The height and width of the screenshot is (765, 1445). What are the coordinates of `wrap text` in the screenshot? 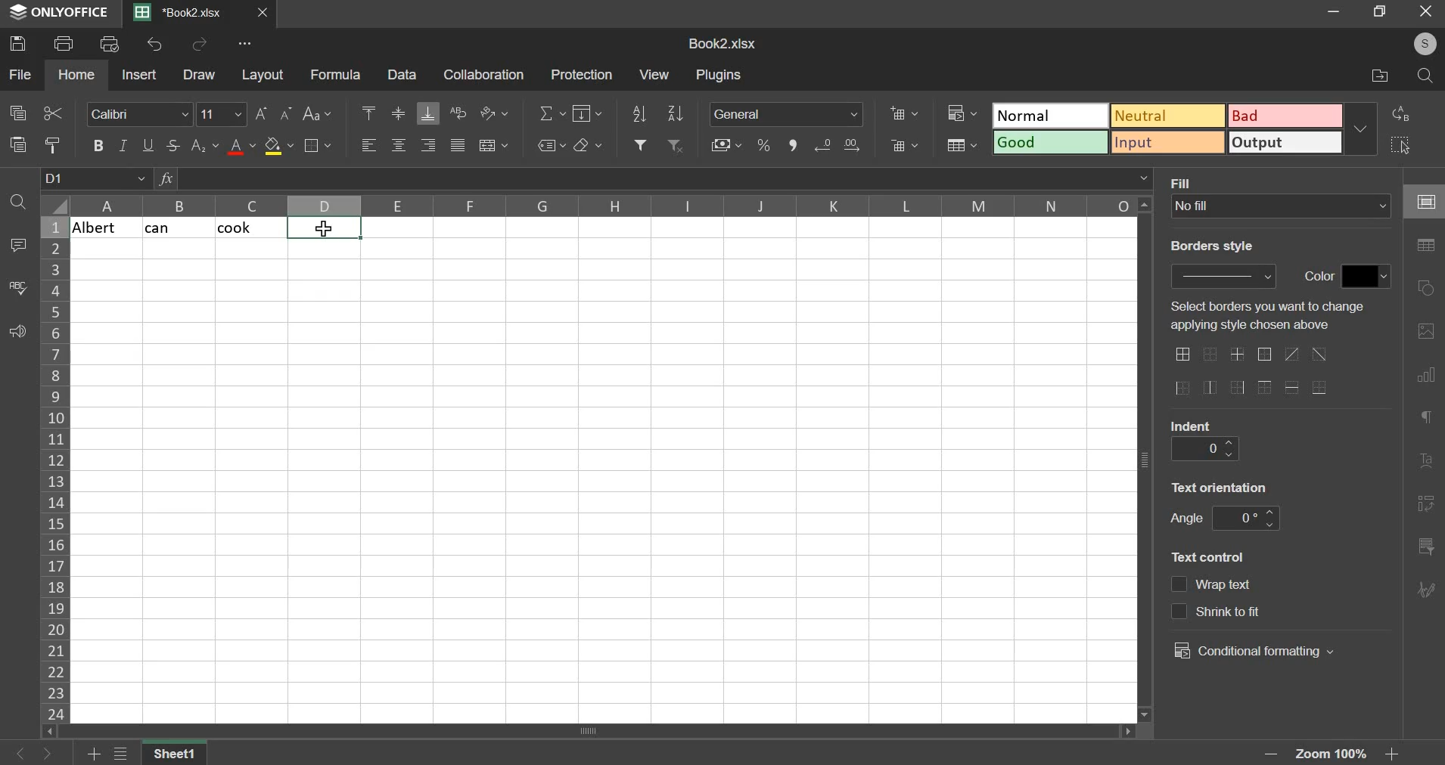 It's located at (460, 111).